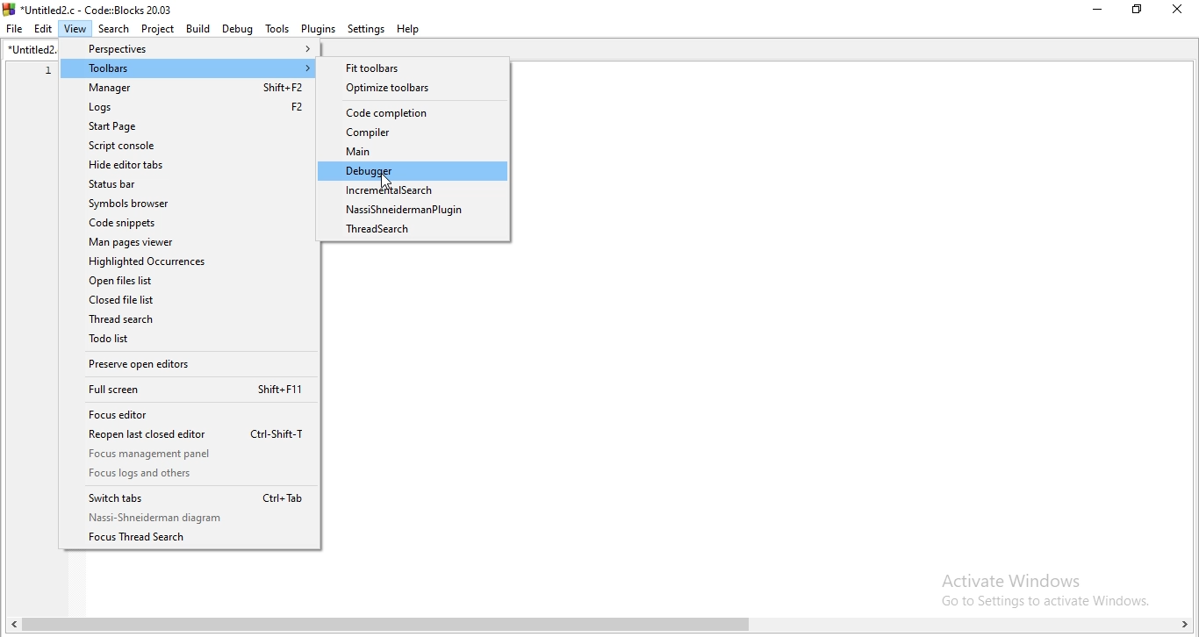 The width and height of the screenshot is (1199, 637). Describe the element at coordinates (318, 28) in the screenshot. I see `plugins` at that location.